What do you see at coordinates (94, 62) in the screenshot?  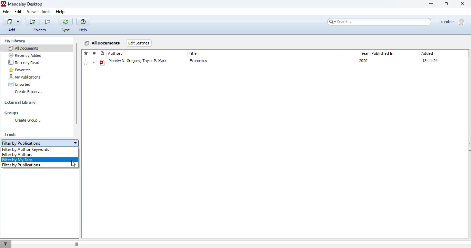 I see `mark as unread` at bounding box center [94, 62].